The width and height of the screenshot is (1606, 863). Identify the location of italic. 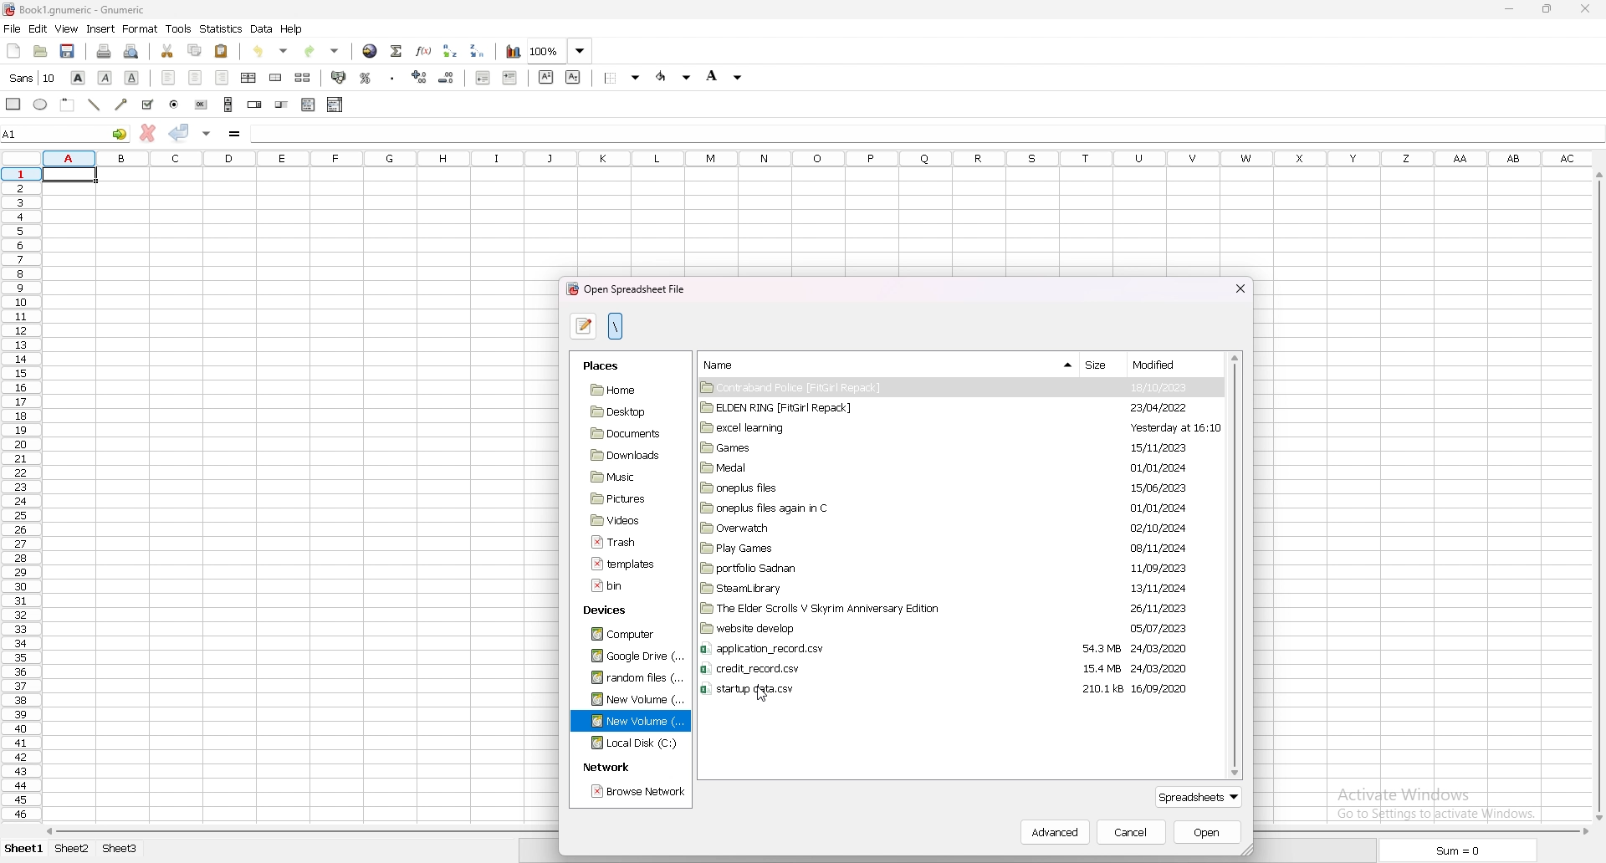
(105, 78).